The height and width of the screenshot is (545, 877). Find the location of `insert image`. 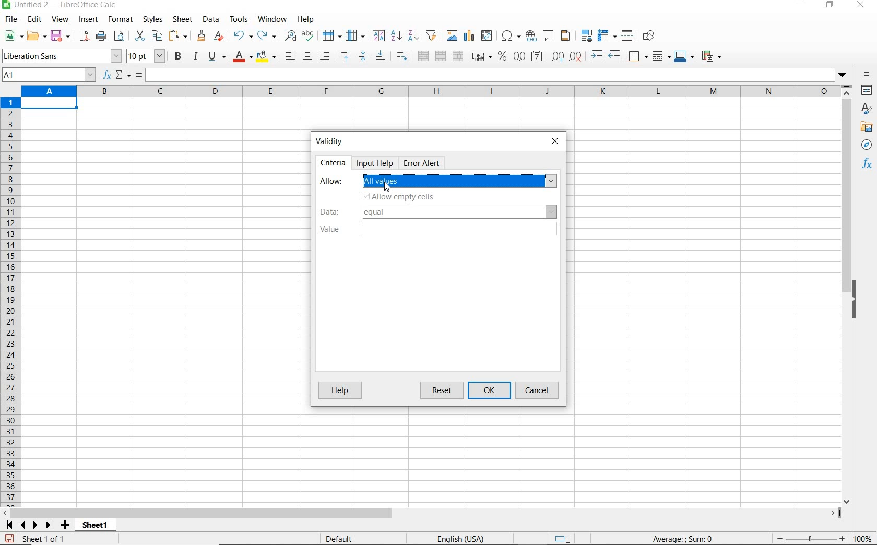

insert image is located at coordinates (453, 36).